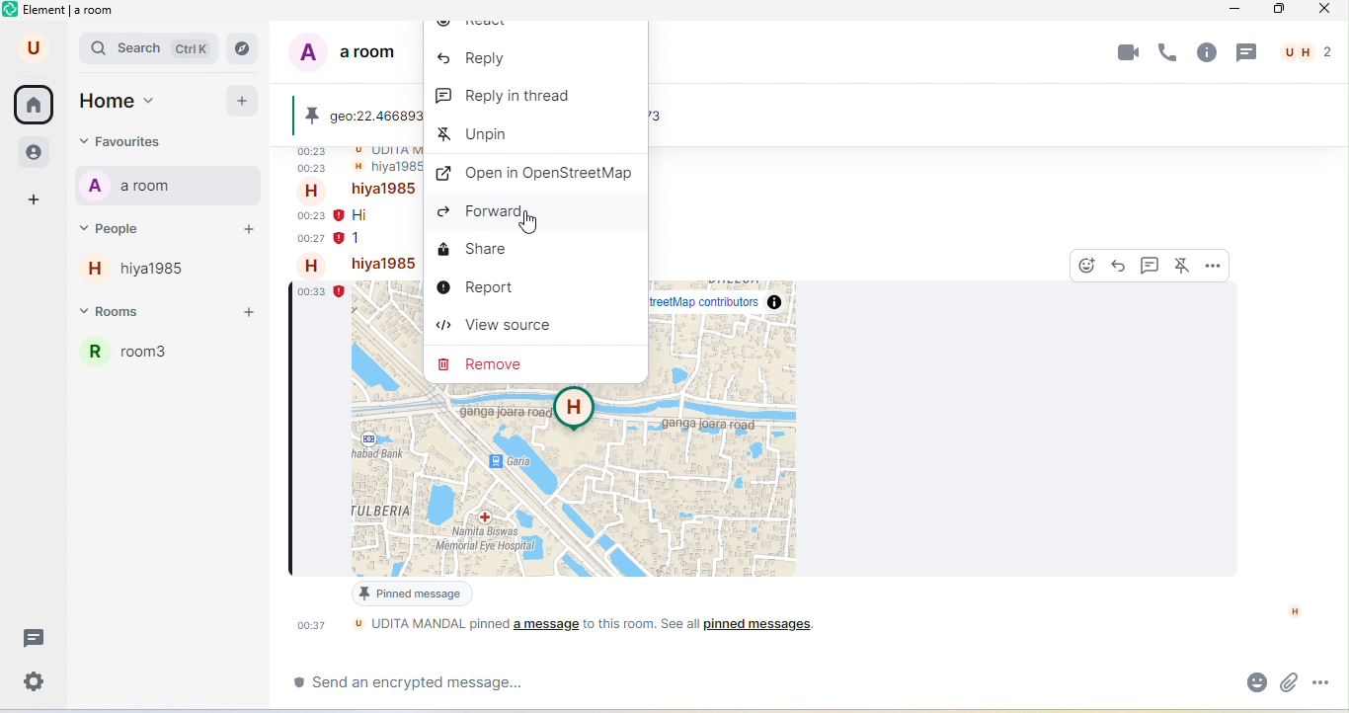 The image size is (1349, 713). Describe the element at coordinates (1121, 266) in the screenshot. I see `reply` at that location.